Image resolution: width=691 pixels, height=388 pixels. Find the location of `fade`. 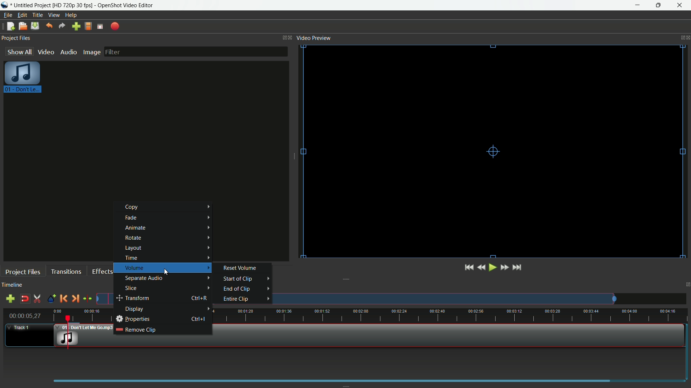

fade is located at coordinates (171, 218).